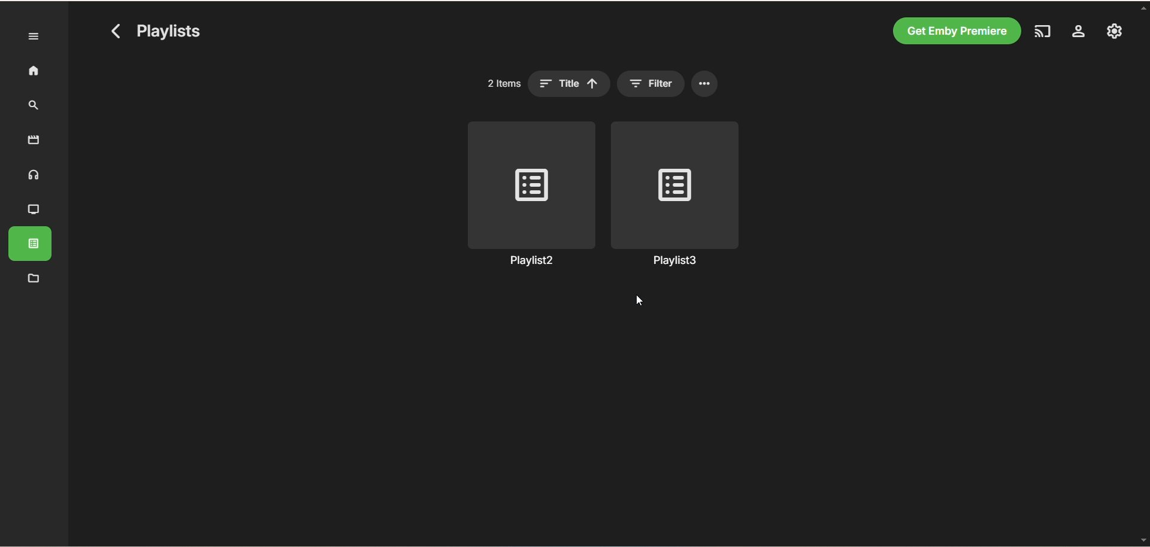 The image size is (1150, 547). What do you see at coordinates (569, 84) in the screenshot?
I see `title` at bounding box center [569, 84].